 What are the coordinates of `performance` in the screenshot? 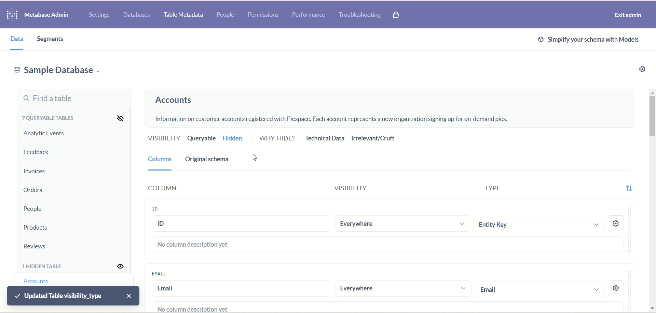 It's located at (309, 16).